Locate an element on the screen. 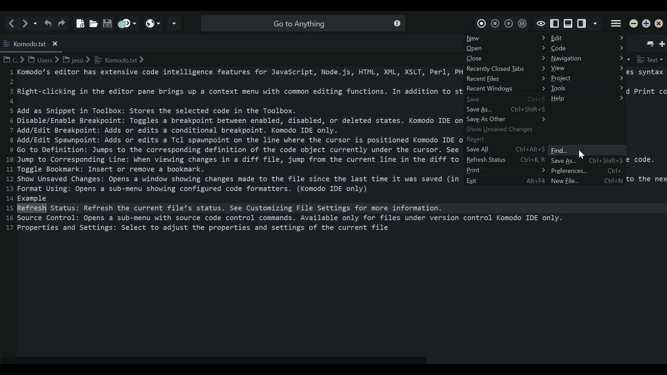 Image resolution: width=667 pixels, height=375 pixels. Recent Windows is located at coordinates (506, 89).